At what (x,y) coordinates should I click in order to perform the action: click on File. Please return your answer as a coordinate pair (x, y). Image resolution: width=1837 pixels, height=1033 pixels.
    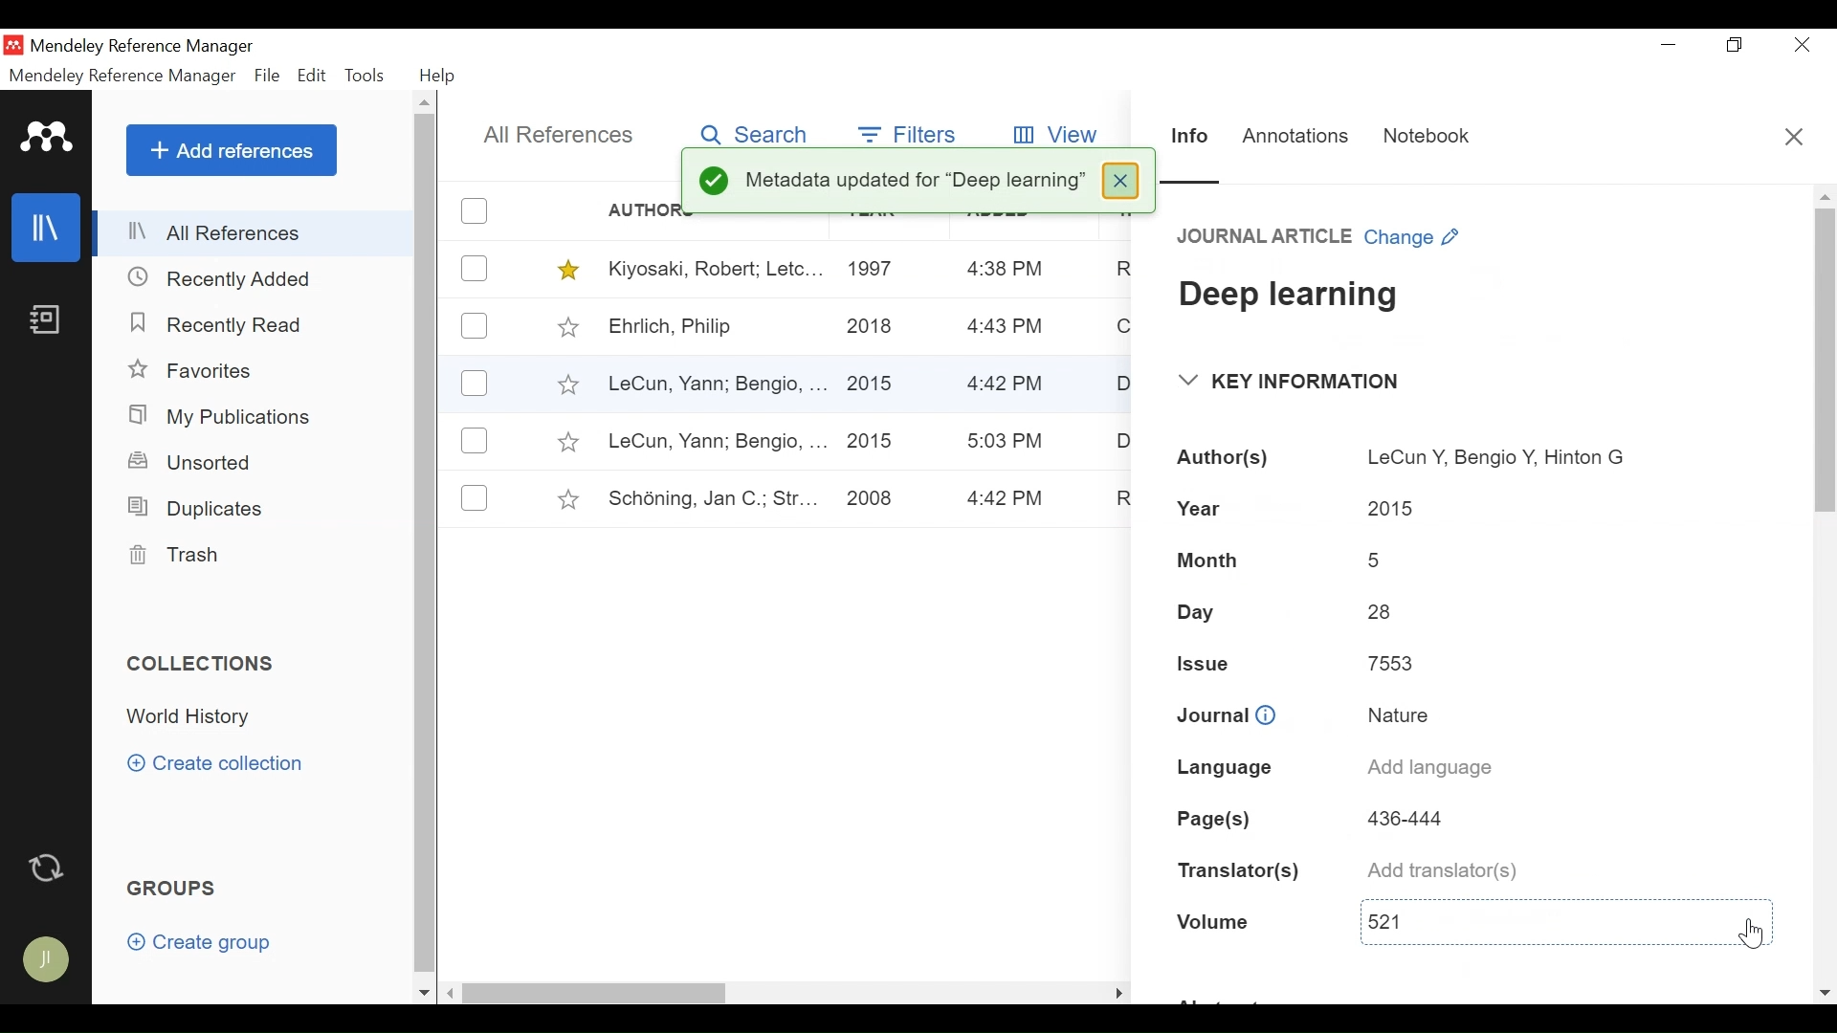
    Looking at the image, I should click on (269, 77).